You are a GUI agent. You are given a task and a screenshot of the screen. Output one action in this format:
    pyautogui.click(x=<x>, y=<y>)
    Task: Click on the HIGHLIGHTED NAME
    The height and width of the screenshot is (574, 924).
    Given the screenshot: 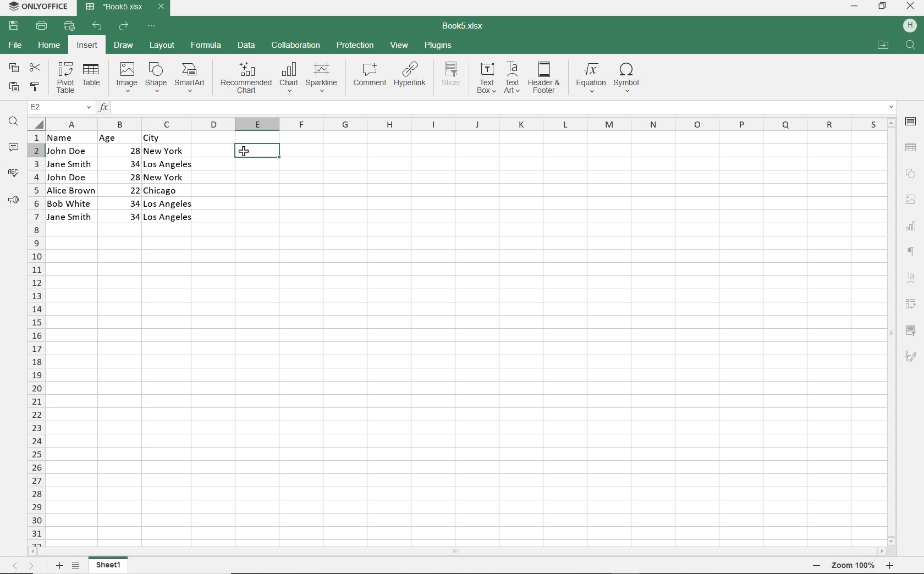 What is the action you would take?
    pyautogui.click(x=257, y=151)
    